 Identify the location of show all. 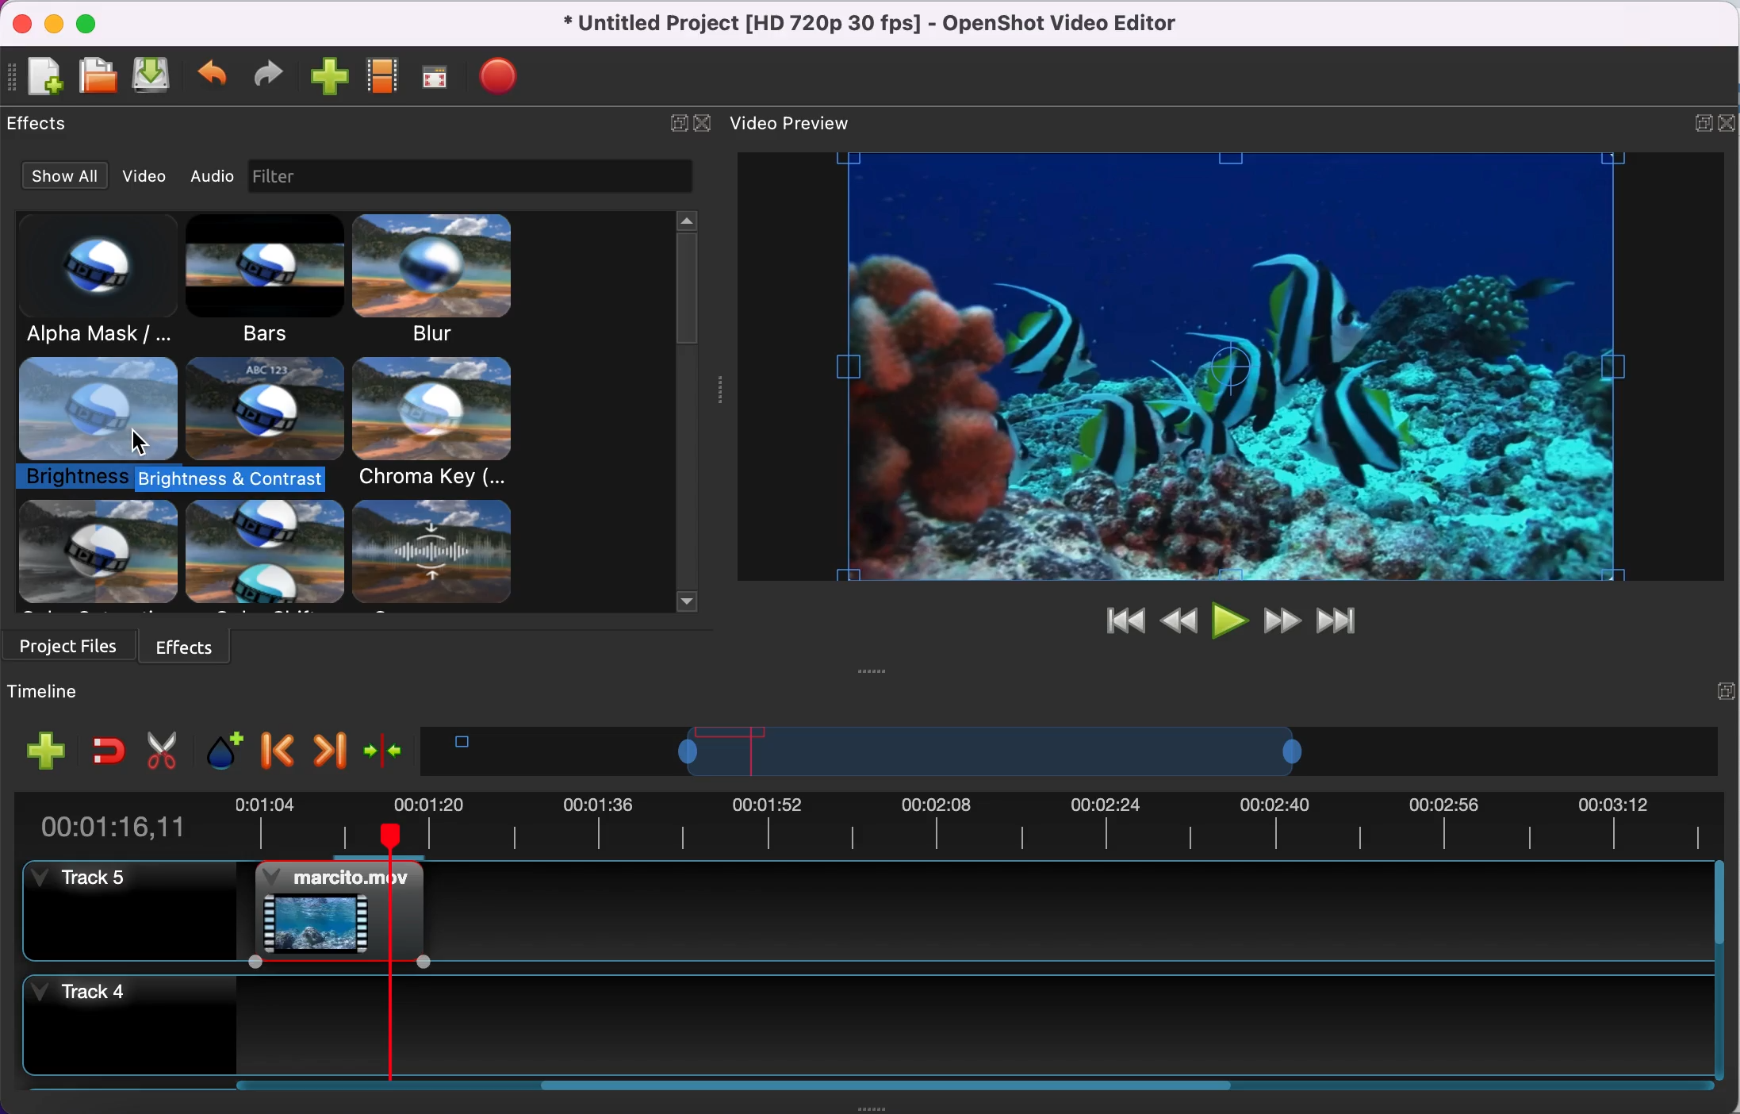
(56, 177).